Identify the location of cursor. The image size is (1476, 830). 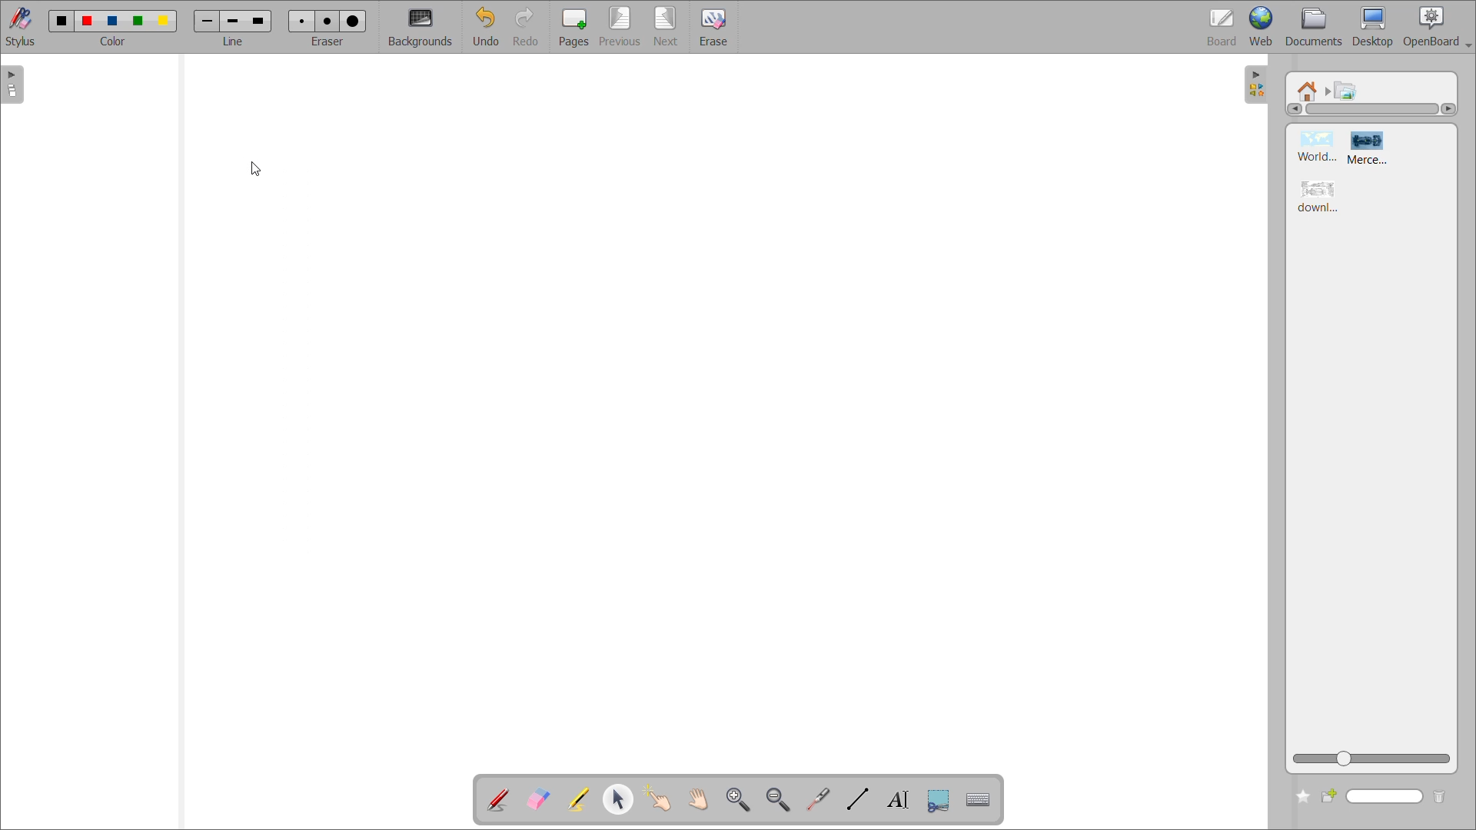
(256, 169).